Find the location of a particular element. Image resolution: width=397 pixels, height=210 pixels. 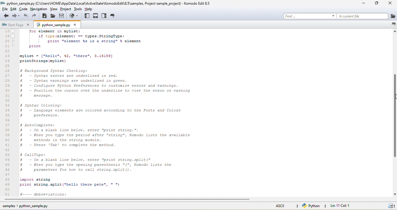

vertical scroll bar moved is located at coordinates (394, 116).